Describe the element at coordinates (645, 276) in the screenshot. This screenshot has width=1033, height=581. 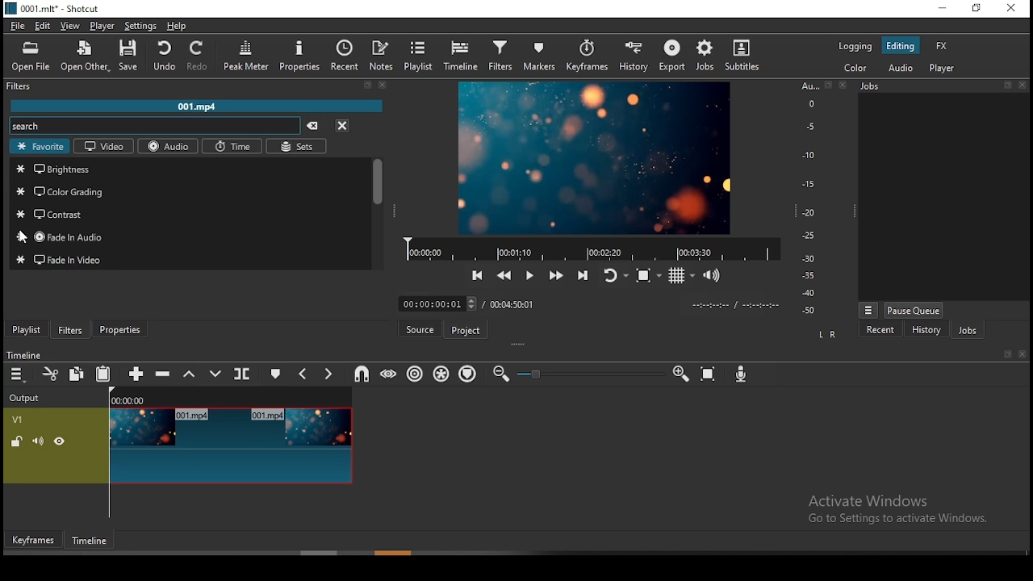
I see `toggle zoom` at that location.